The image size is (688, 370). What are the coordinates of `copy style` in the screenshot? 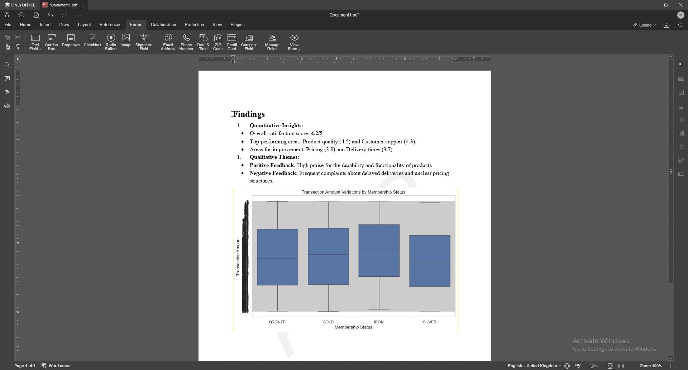 It's located at (19, 47).